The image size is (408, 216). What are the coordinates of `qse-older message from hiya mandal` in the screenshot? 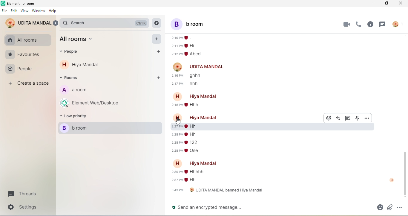 It's located at (194, 151).